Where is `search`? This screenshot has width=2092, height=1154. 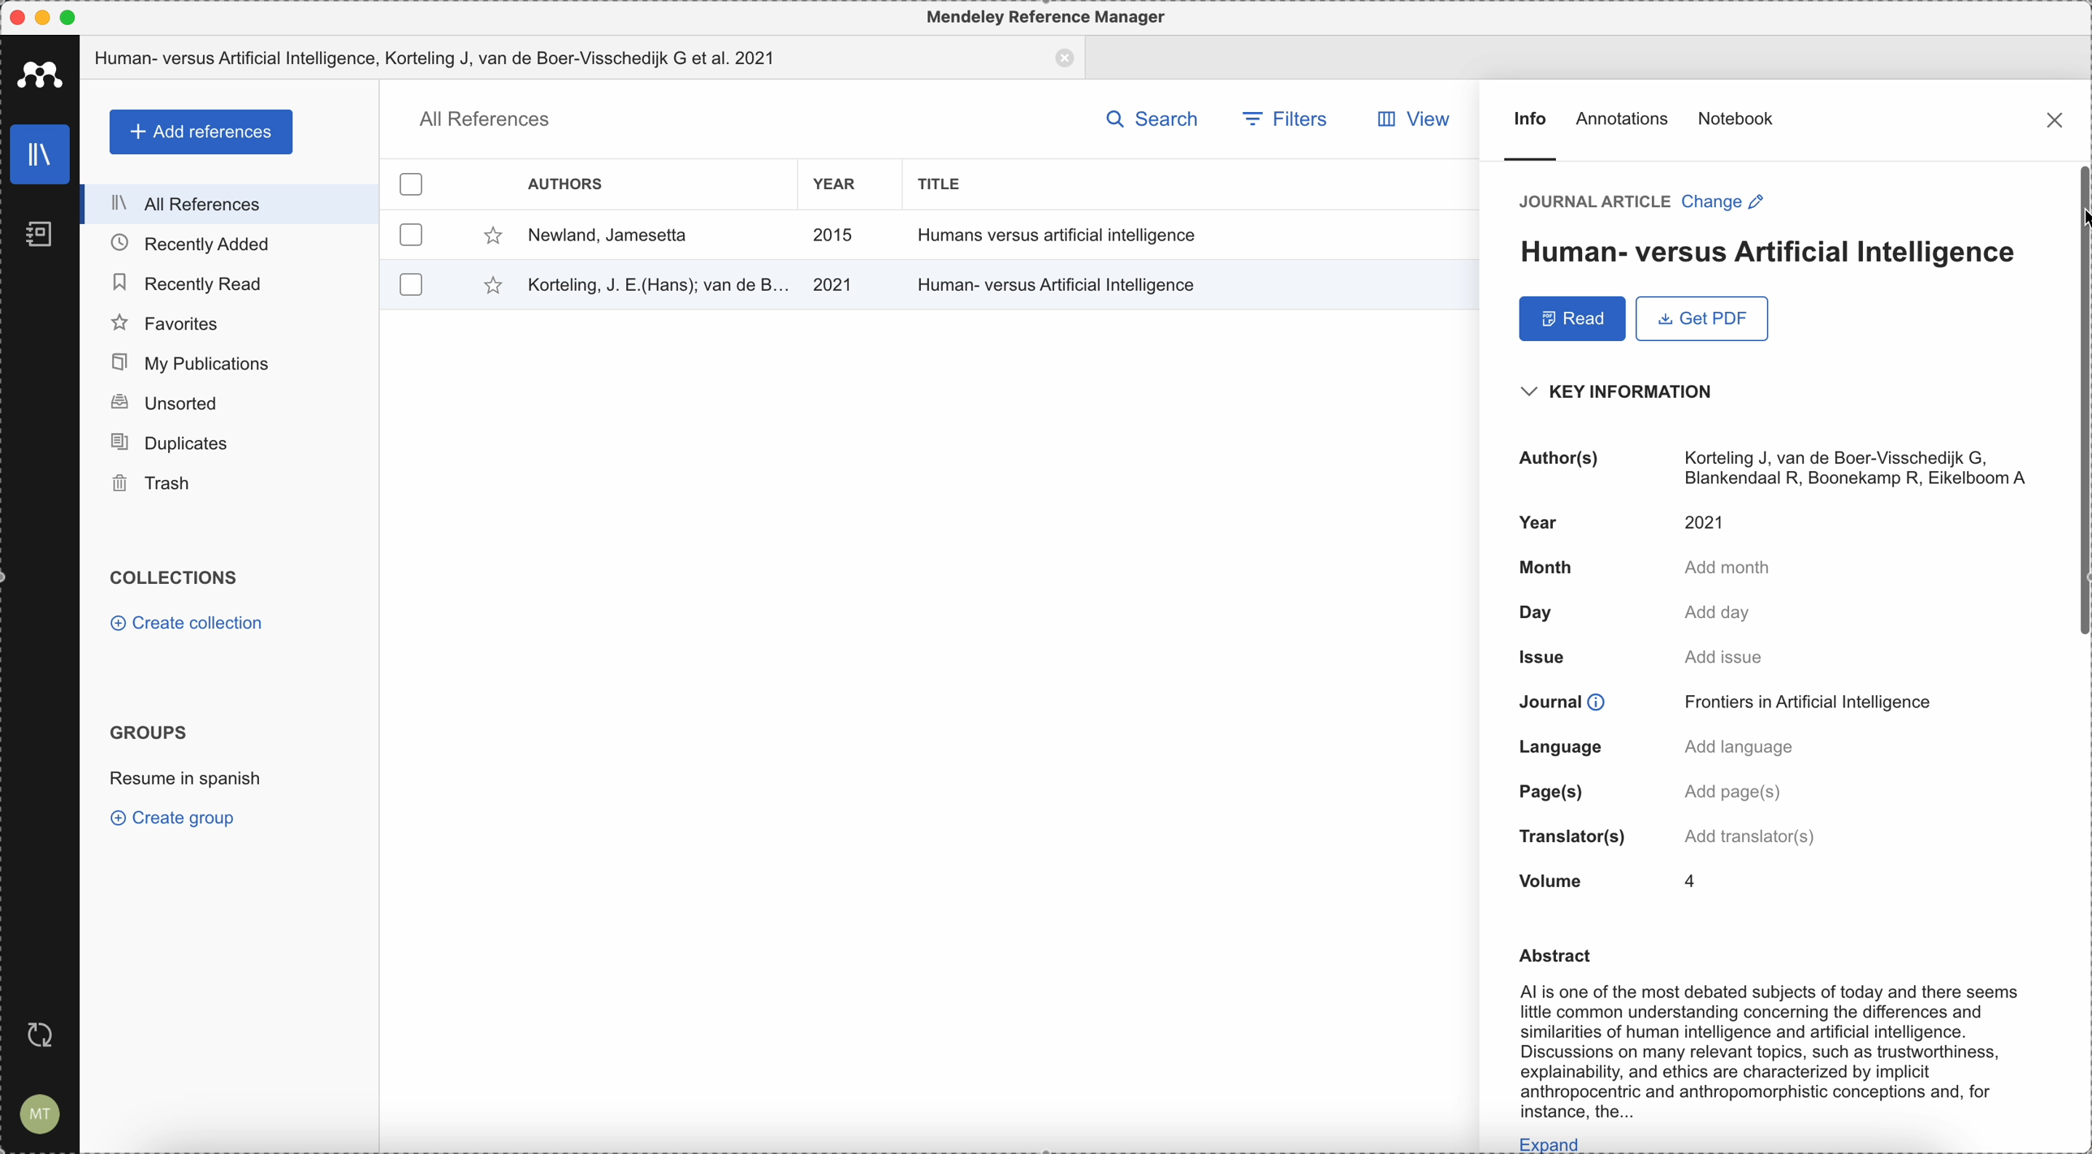 search is located at coordinates (1152, 117).